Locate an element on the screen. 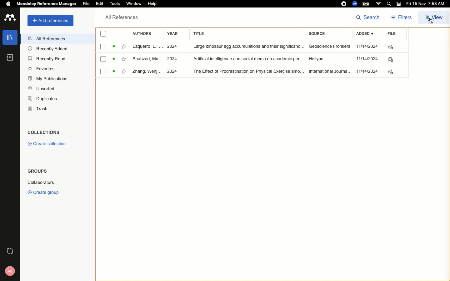  Shahzad is located at coordinates (146, 59).